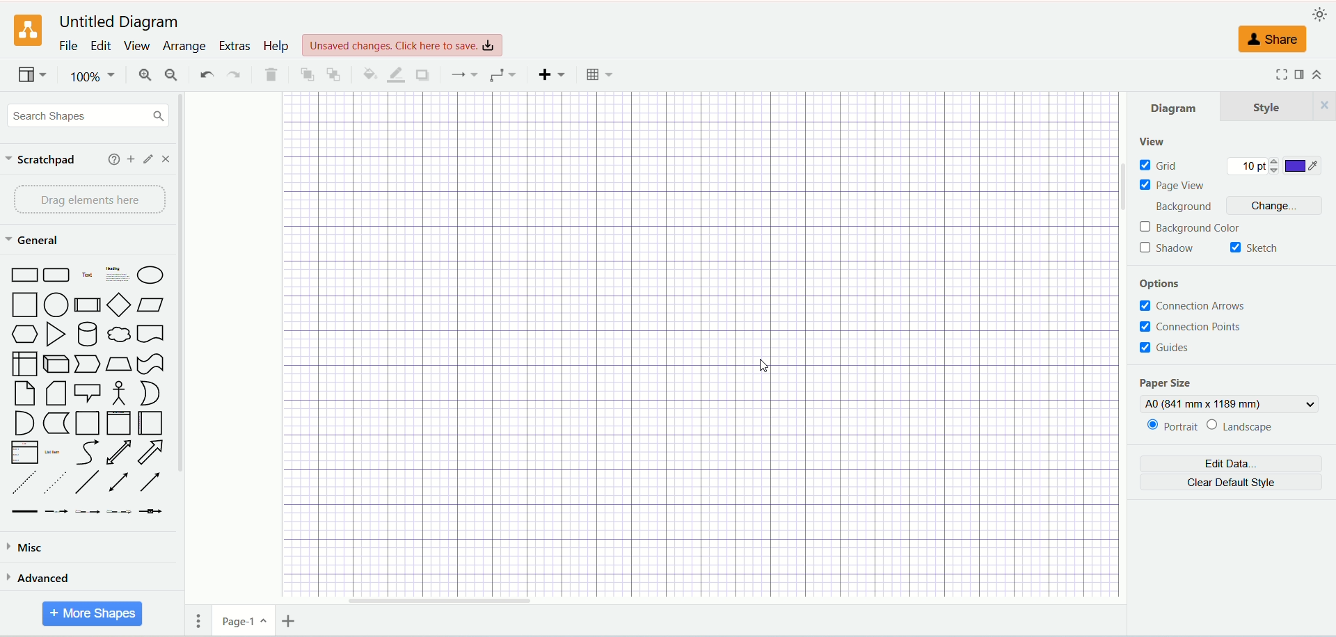 This screenshot has width=1336, height=637. I want to click on title, so click(117, 20).